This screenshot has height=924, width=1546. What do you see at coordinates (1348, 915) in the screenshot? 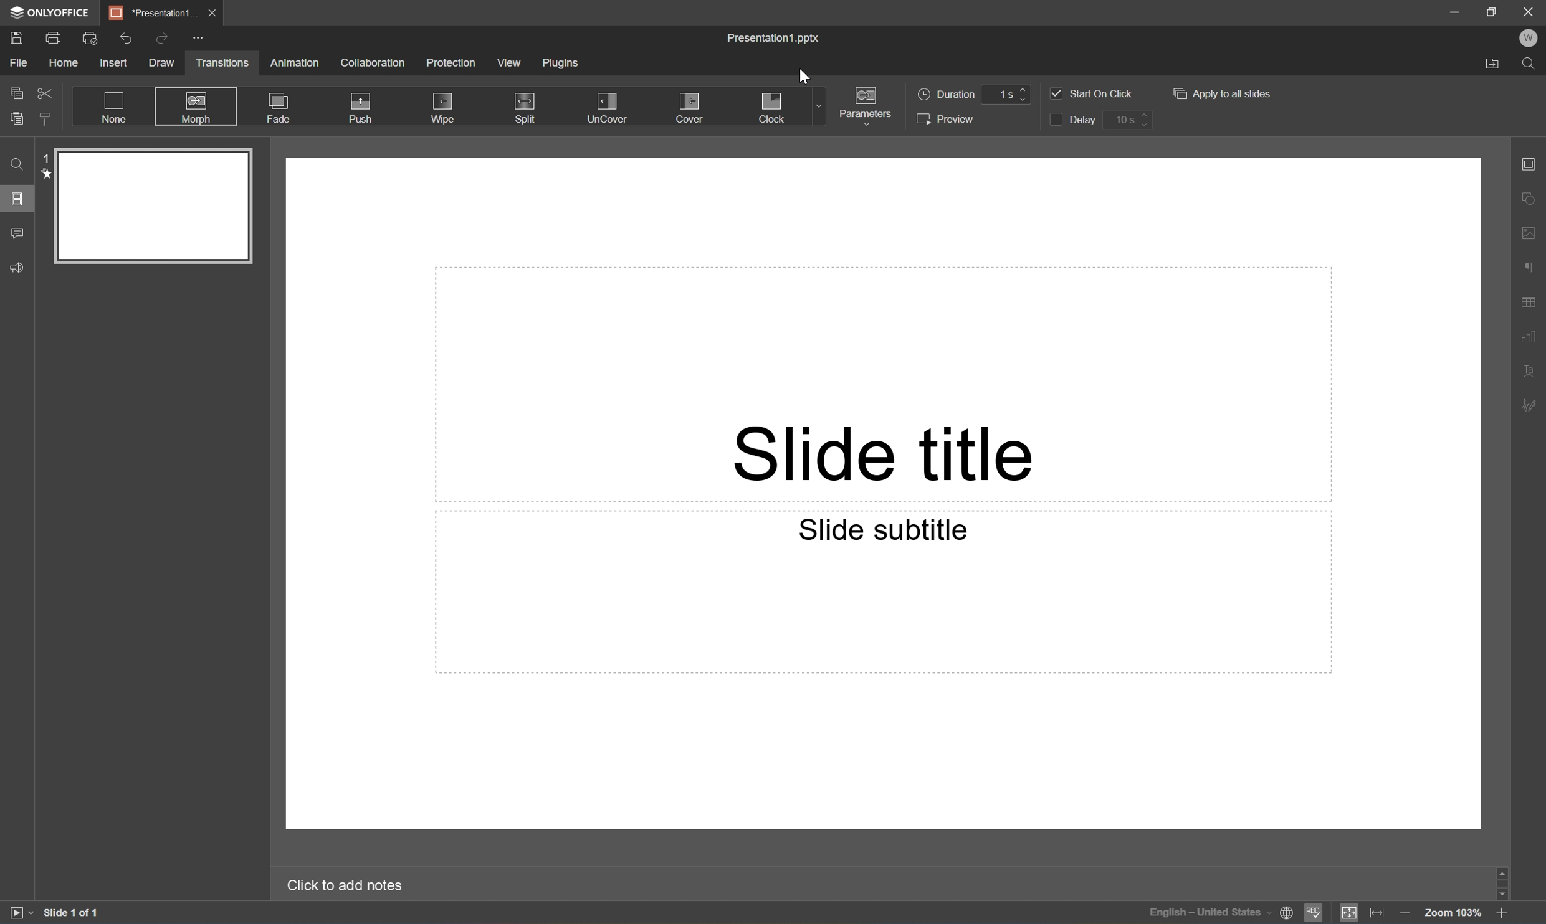
I see `Fit to slide` at bounding box center [1348, 915].